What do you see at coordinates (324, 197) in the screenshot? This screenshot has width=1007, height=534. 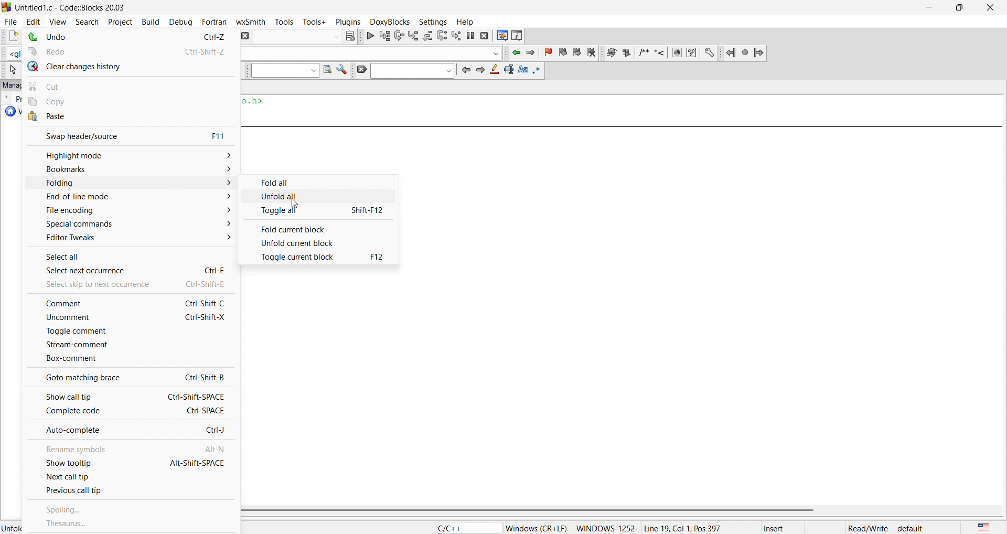 I see `unfold all` at bounding box center [324, 197].